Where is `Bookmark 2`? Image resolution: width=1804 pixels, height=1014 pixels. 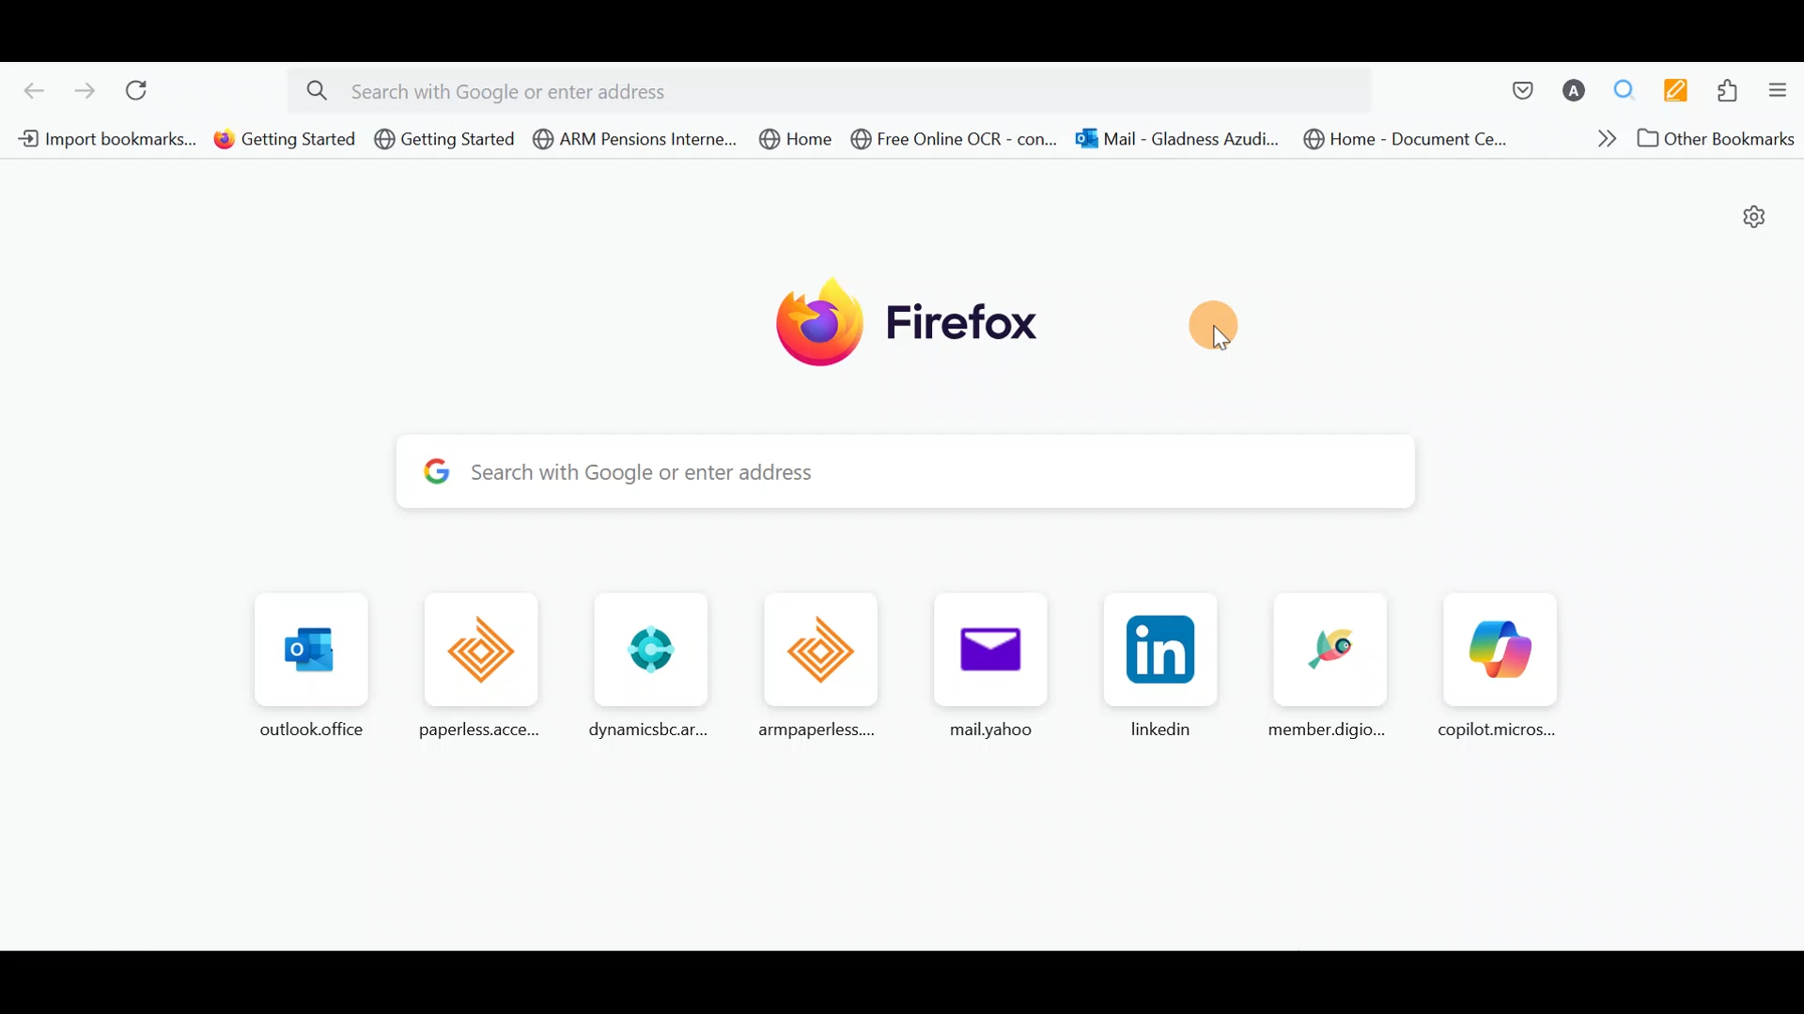 Bookmark 2 is located at coordinates (280, 144).